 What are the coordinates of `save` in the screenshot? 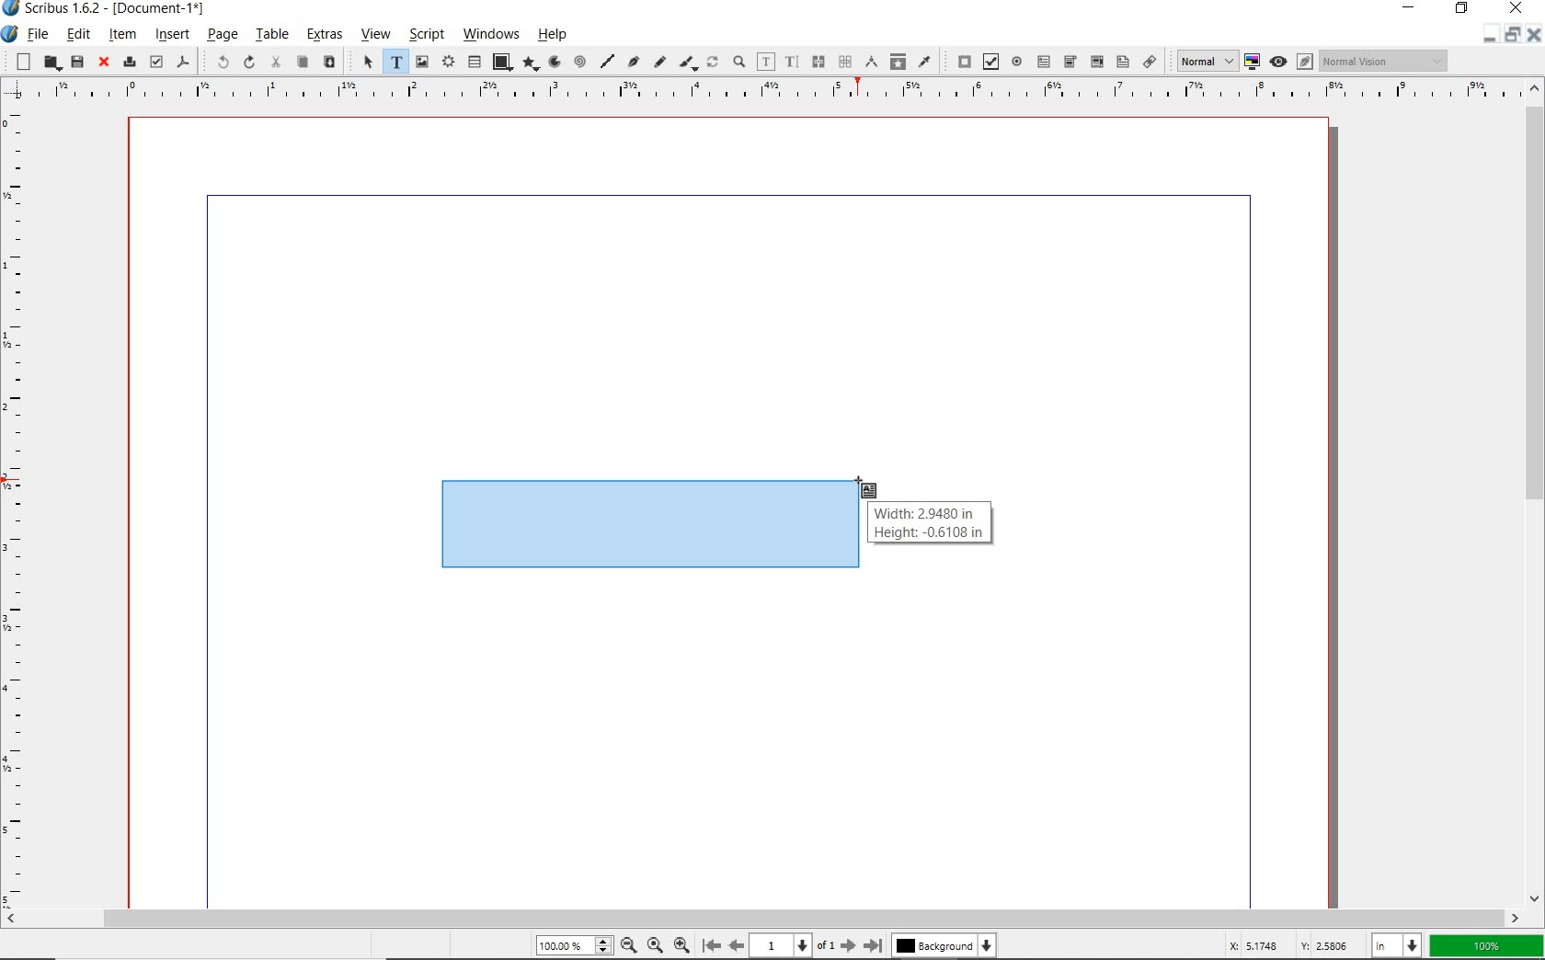 It's located at (76, 62).